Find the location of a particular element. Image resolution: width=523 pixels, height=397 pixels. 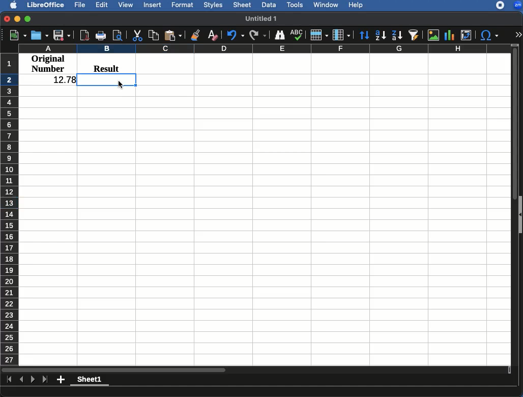

Format is located at coordinates (183, 5).